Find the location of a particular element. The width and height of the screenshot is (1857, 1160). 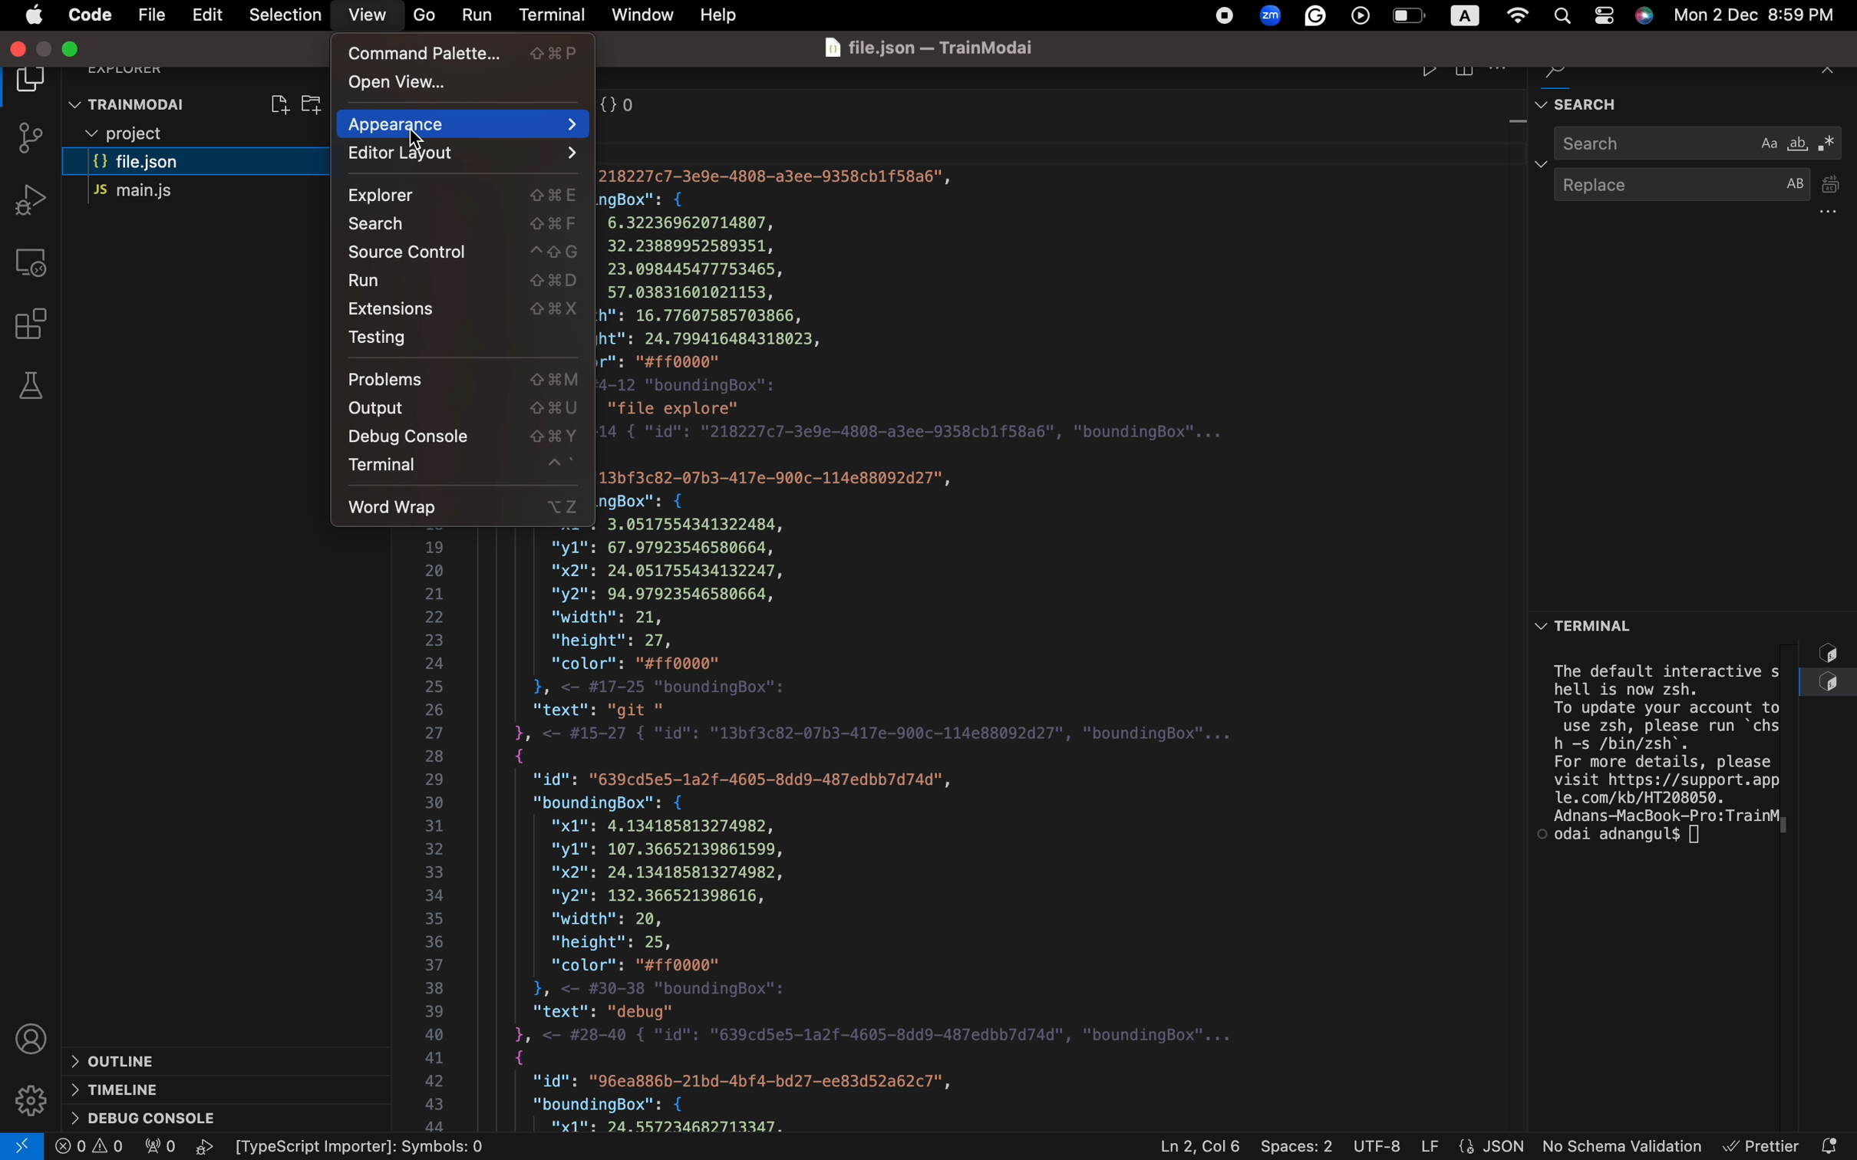

 is located at coordinates (35, 15).